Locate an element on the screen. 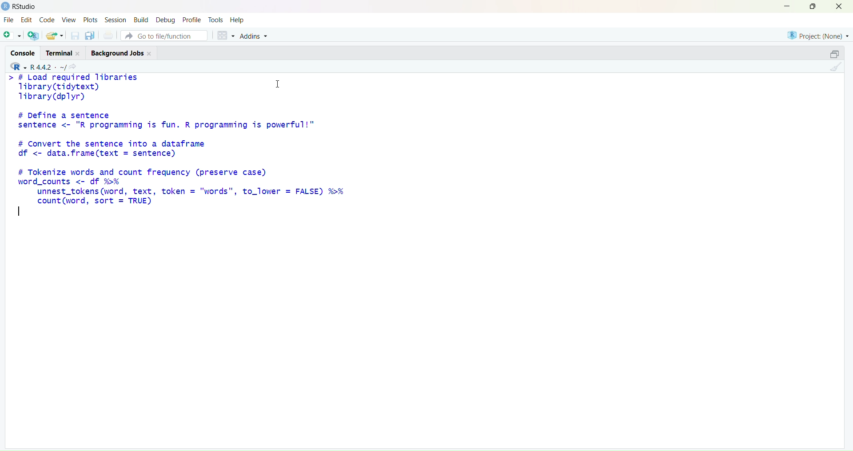 The width and height of the screenshot is (853, 451). view is located at coordinates (70, 20).